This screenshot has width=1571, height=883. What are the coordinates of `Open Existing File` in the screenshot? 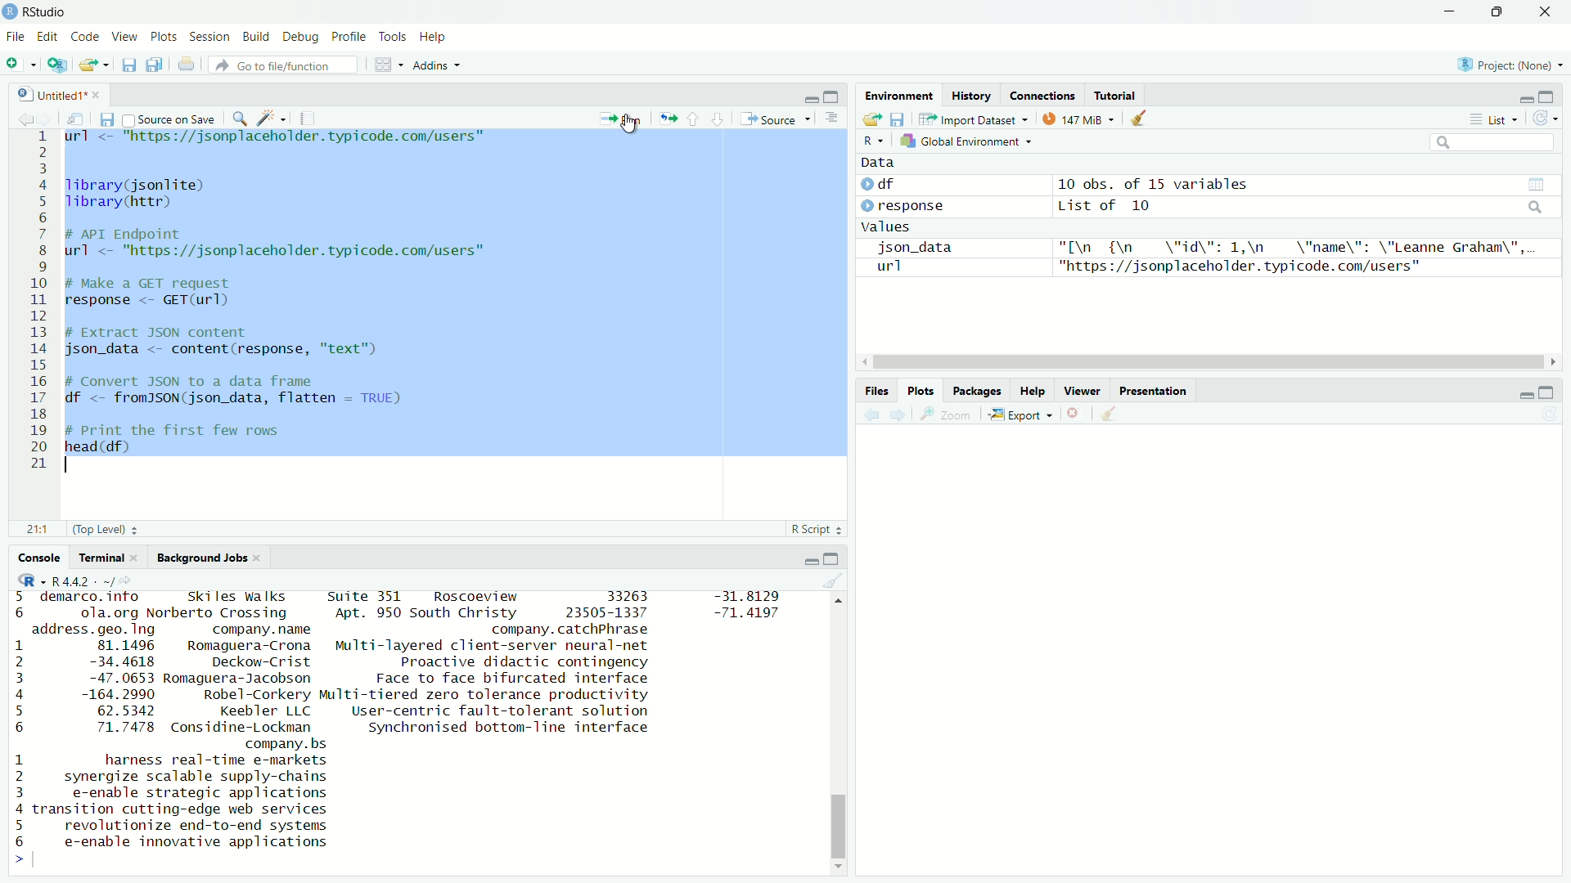 It's located at (94, 65).